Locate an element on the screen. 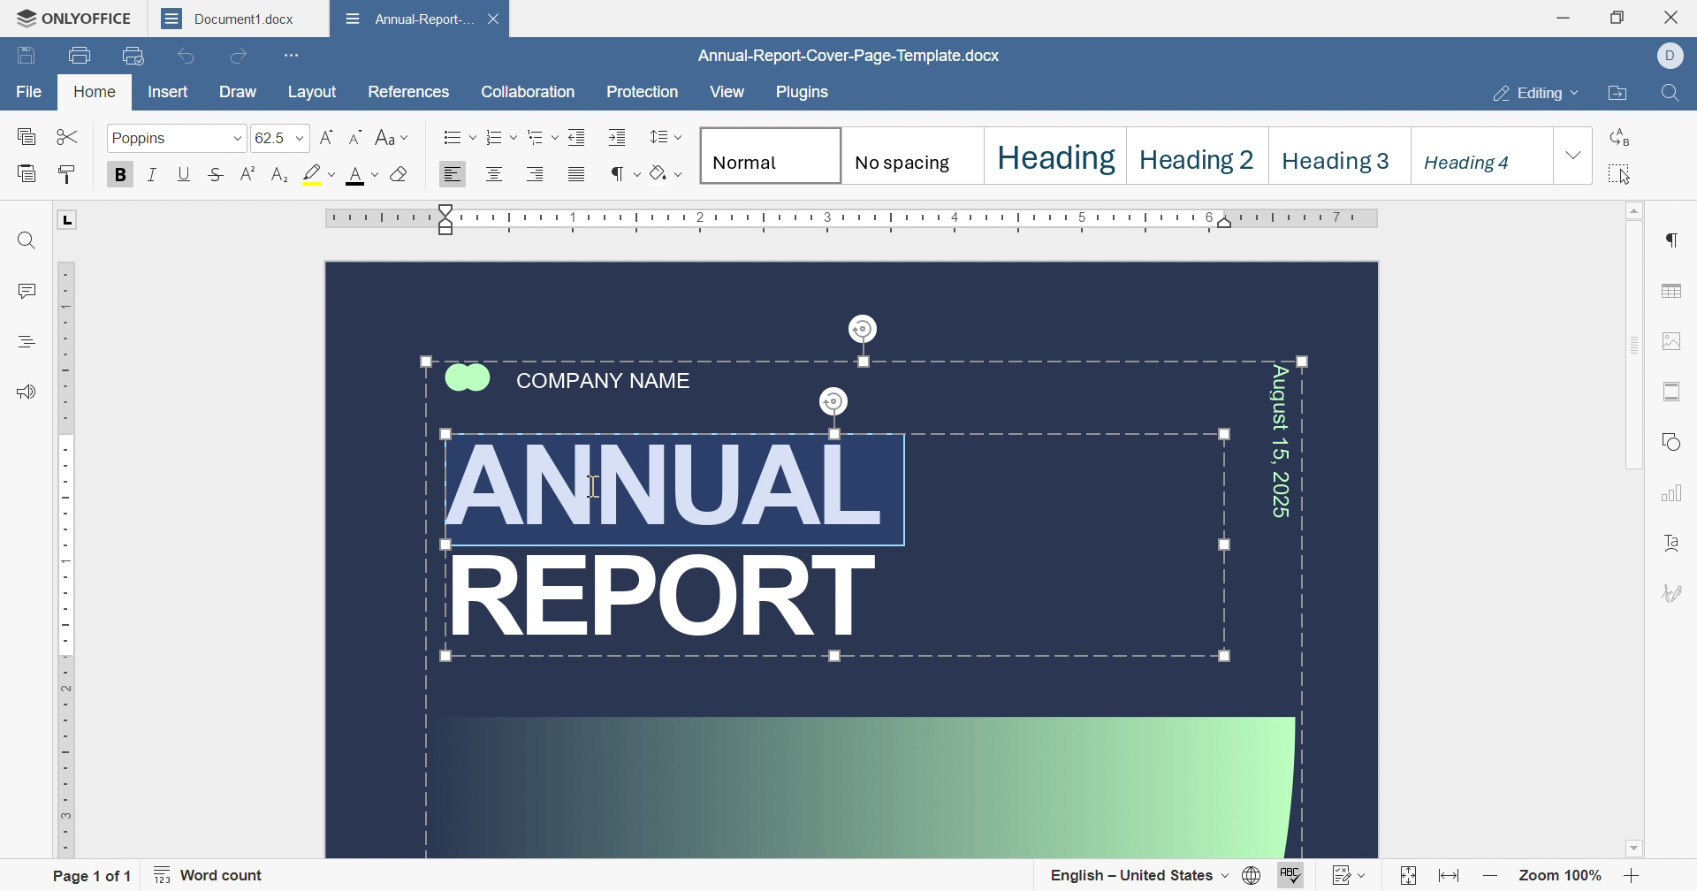 This screenshot has height=891, width=1697. page 1 of 1 is located at coordinates (90, 875).